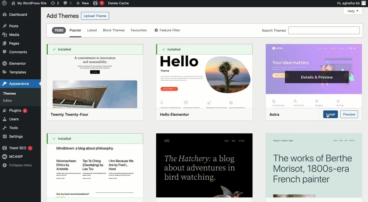 The height and width of the screenshot is (202, 368). I want to click on Media, so click(13, 34).